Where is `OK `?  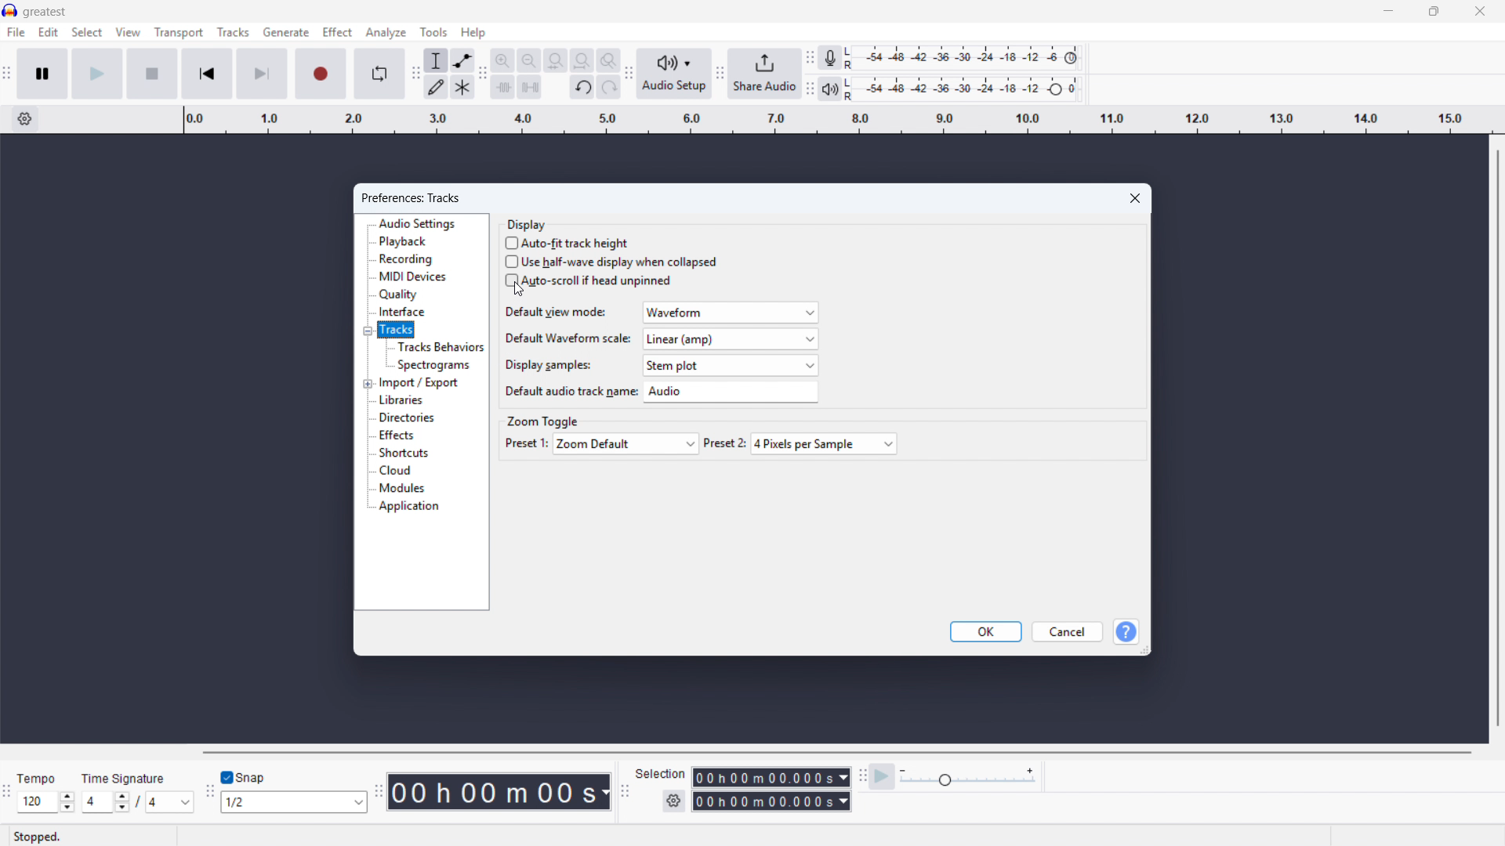 OK  is located at coordinates (985, 632).